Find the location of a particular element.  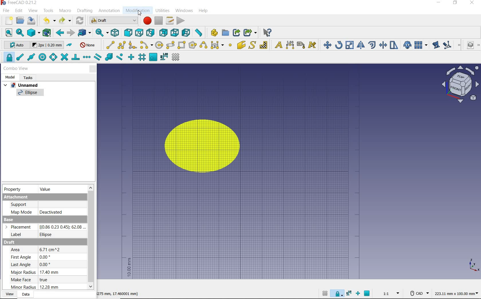

text is located at coordinates (277, 44).